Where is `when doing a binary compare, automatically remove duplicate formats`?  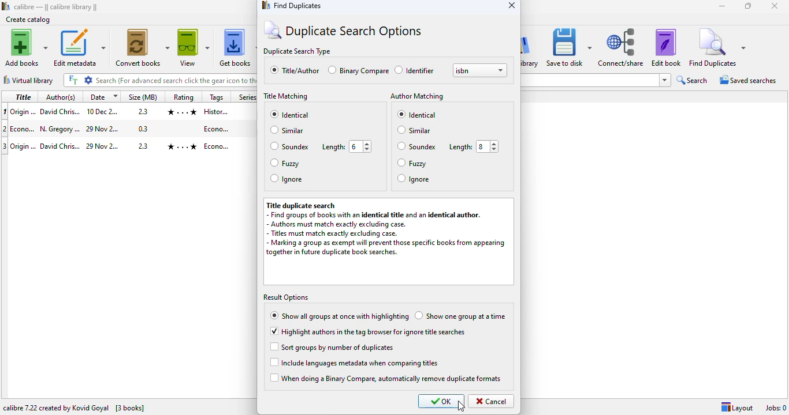 when doing a binary compare, automatically remove duplicate formats is located at coordinates (386, 378).